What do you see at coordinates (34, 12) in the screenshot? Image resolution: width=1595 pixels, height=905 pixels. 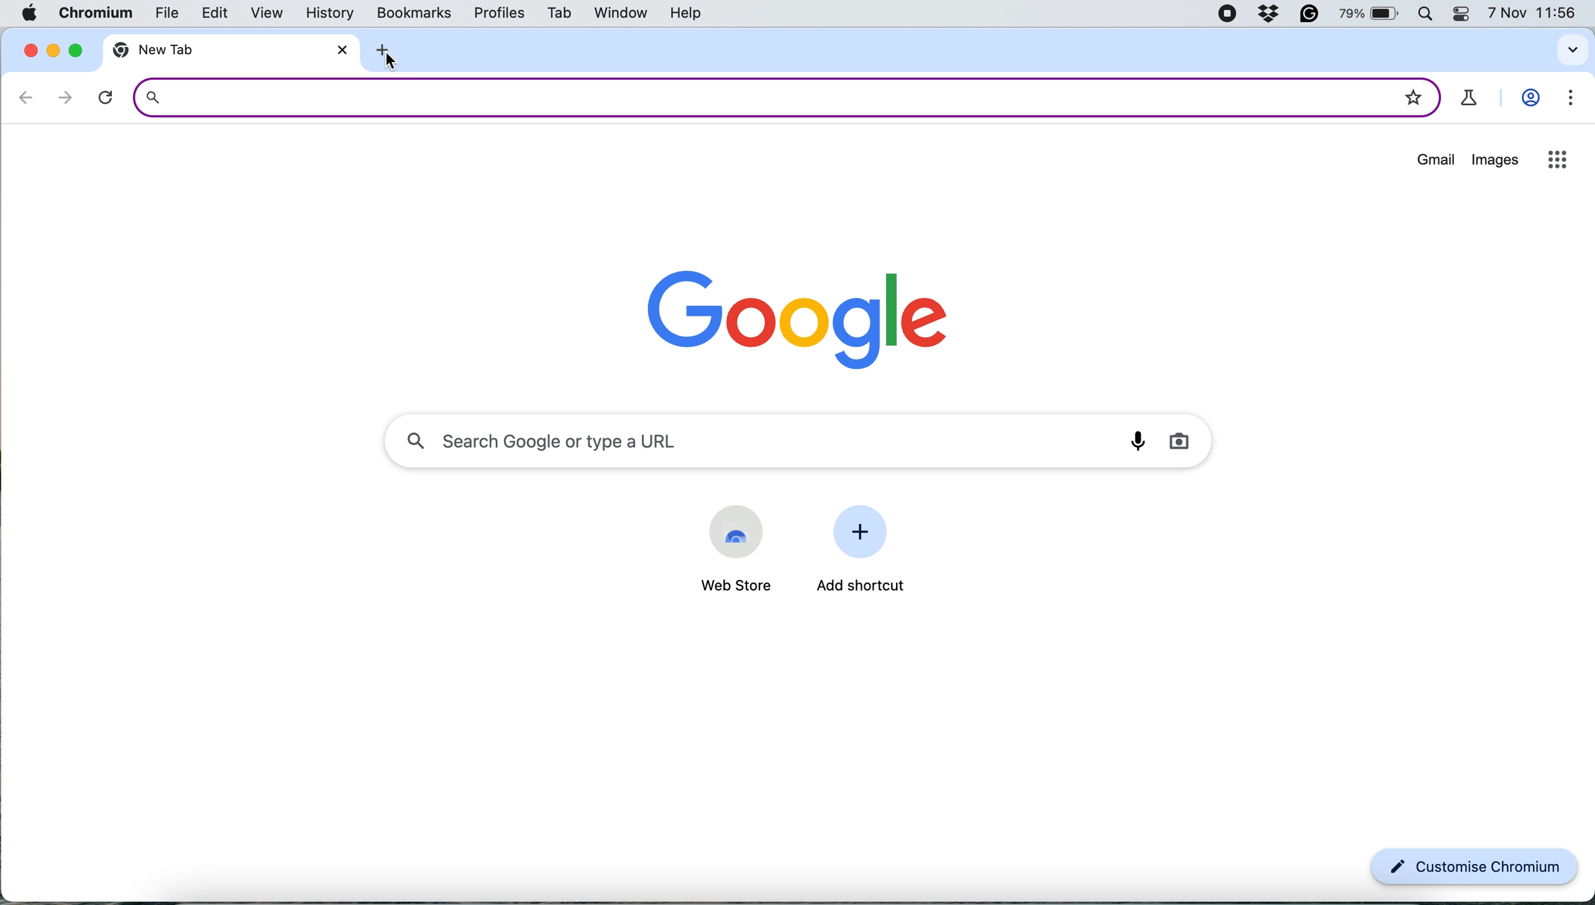 I see `system logo` at bounding box center [34, 12].